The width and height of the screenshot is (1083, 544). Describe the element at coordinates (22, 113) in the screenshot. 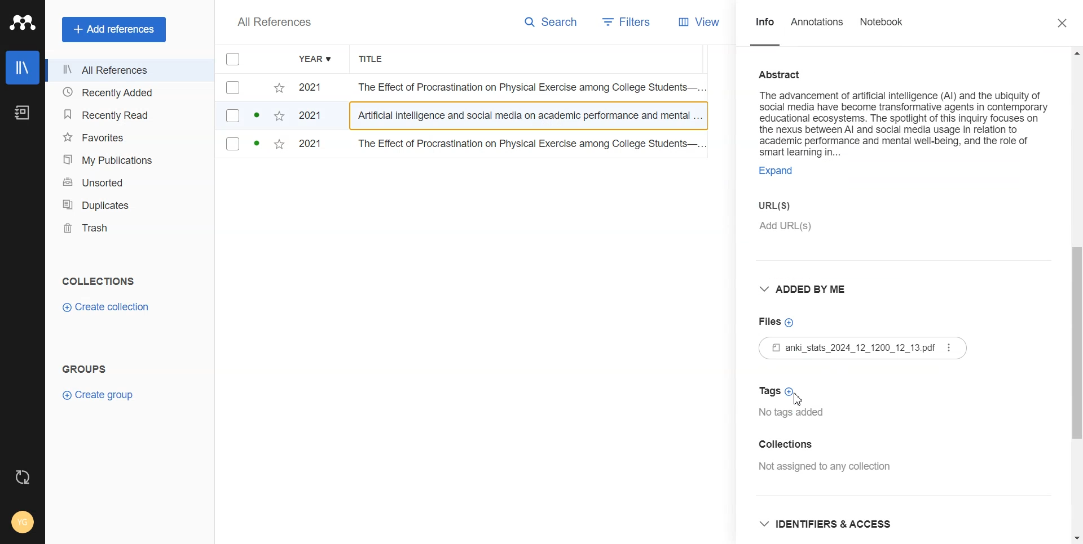

I see `Notebook` at that location.